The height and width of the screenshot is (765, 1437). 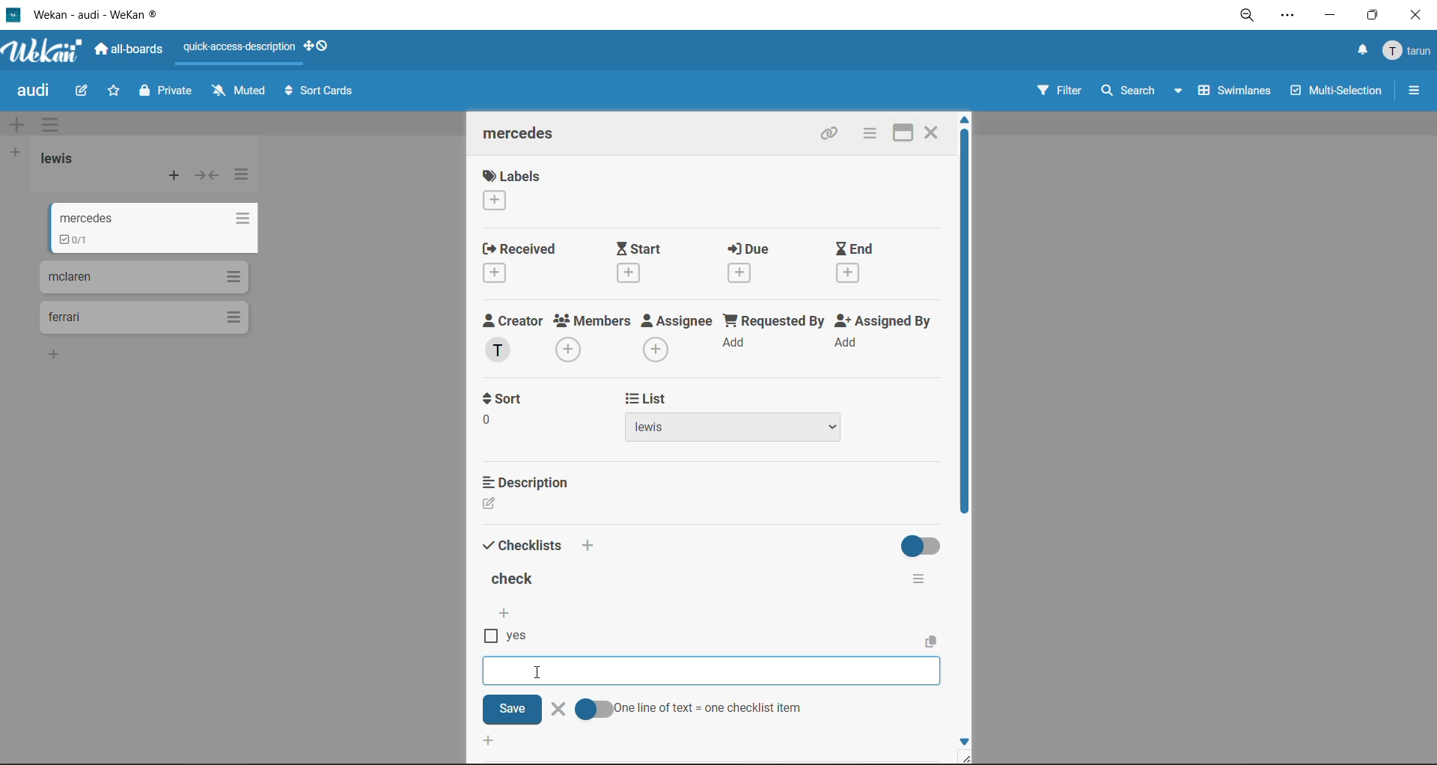 I want to click on cursor, so click(x=537, y=671).